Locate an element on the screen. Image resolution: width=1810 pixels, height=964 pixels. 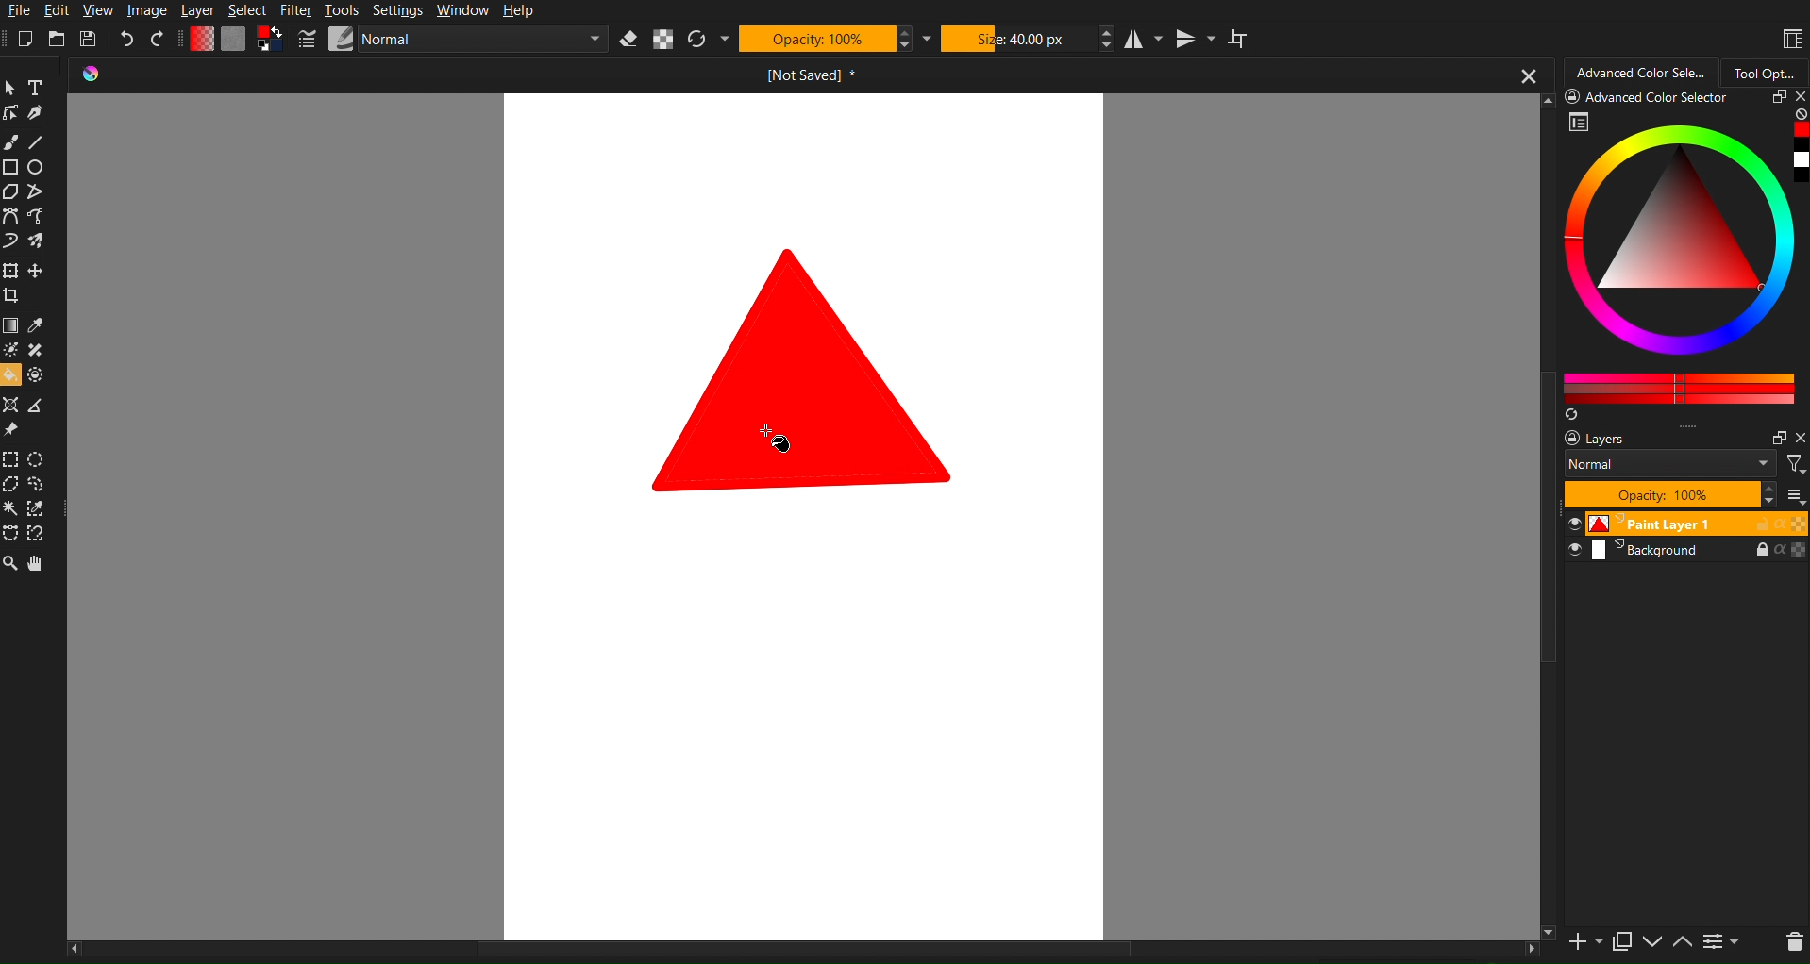
Erase is located at coordinates (628, 40).